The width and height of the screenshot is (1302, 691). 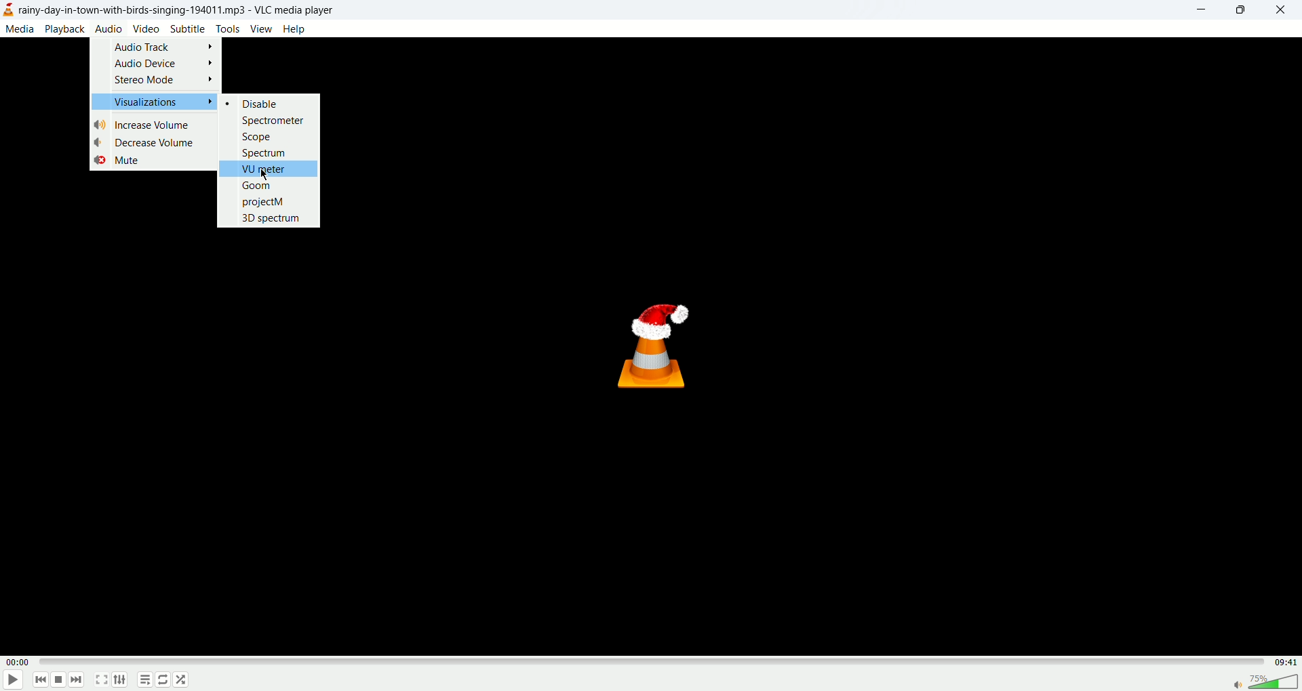 I want to click on close, so click(x=1282, y=9).